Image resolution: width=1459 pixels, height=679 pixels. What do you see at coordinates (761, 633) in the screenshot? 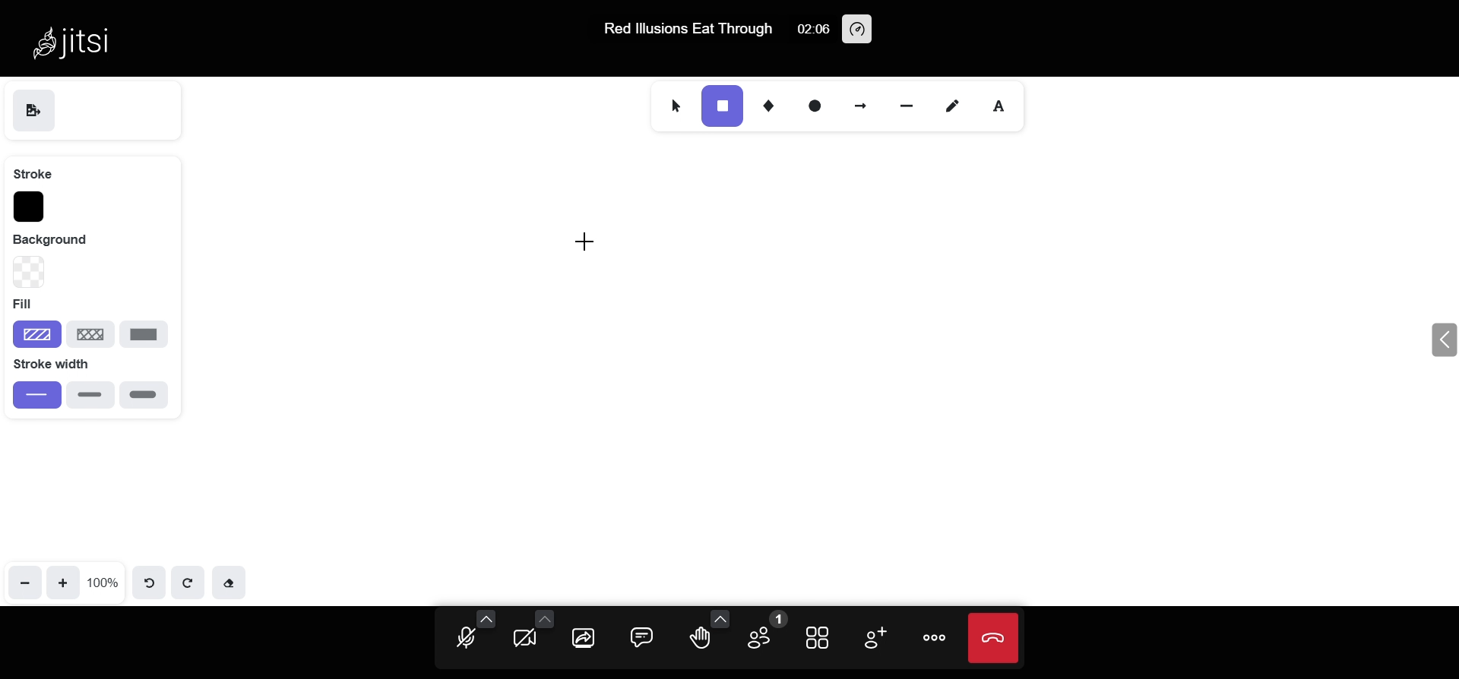
I see `participants` at bounding box center [761, 633].